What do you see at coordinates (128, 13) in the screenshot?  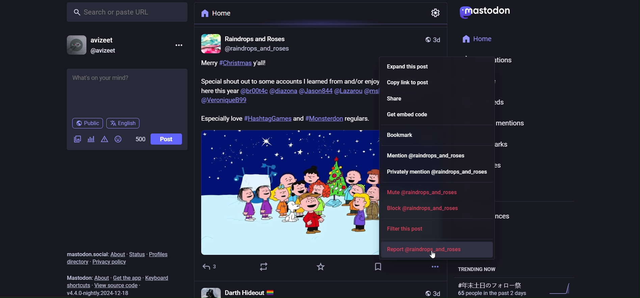 I see `search` at bounding box center [128, 13].